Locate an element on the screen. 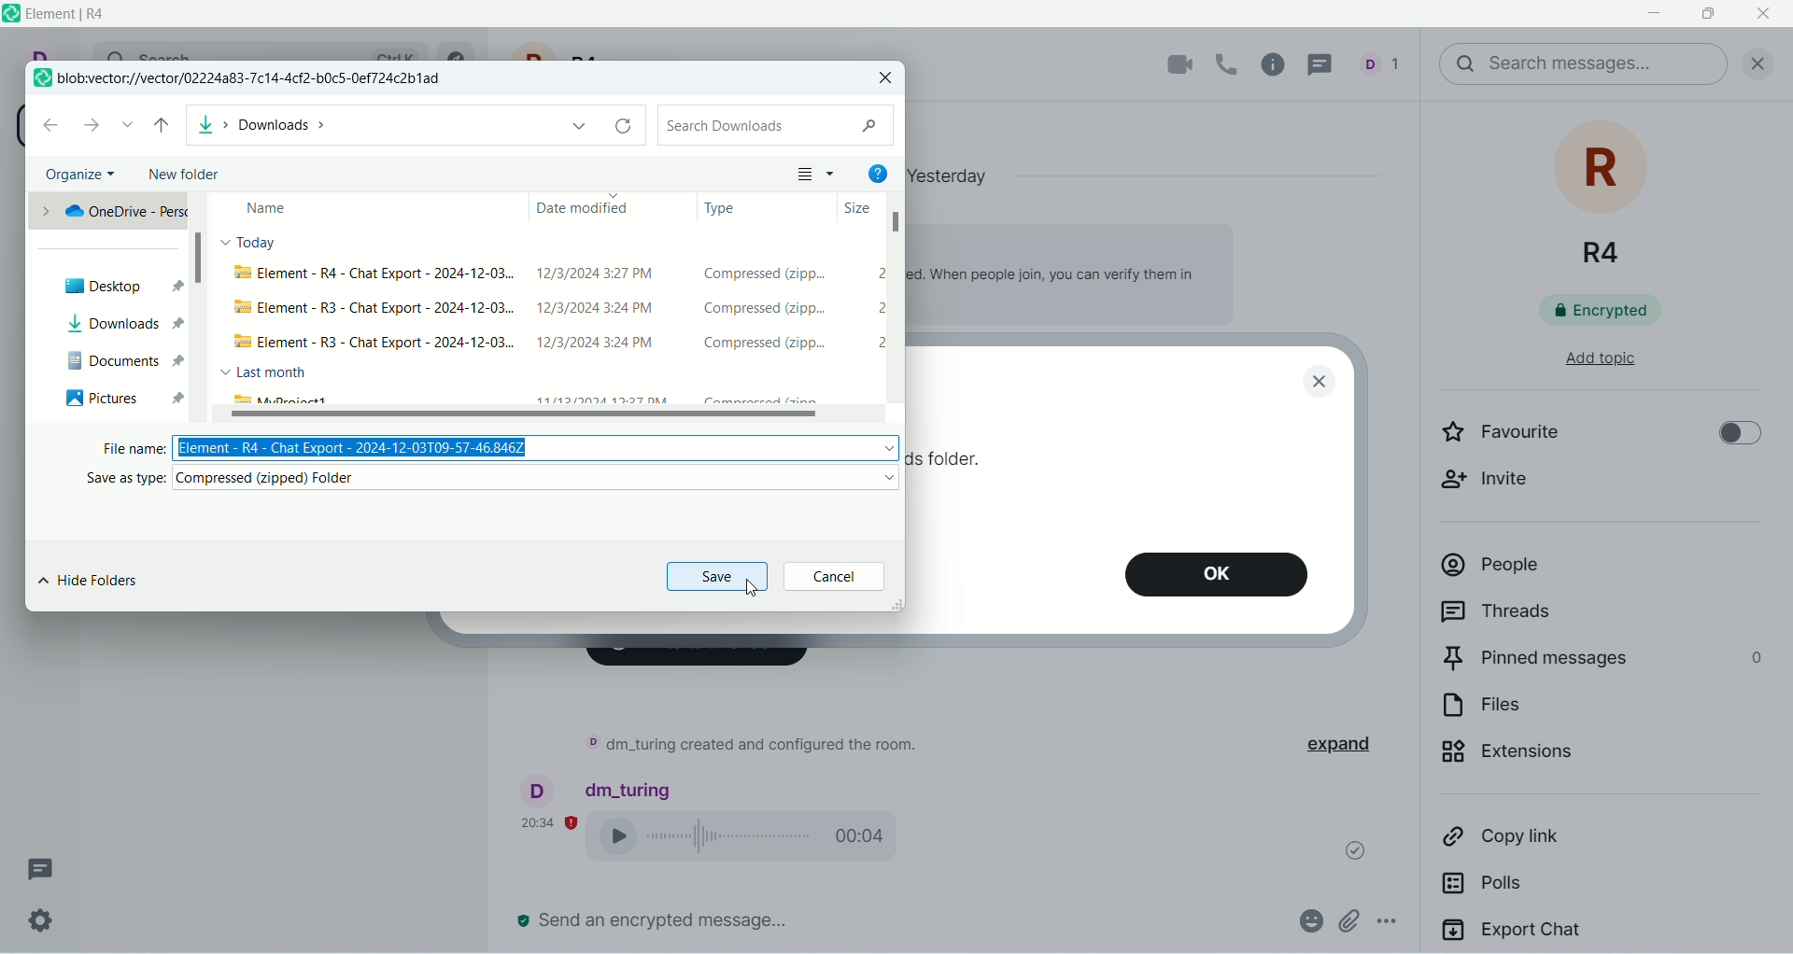 The width and height of the screenshot is (1793, 954). message sent is located at coordinates (1347, 846).